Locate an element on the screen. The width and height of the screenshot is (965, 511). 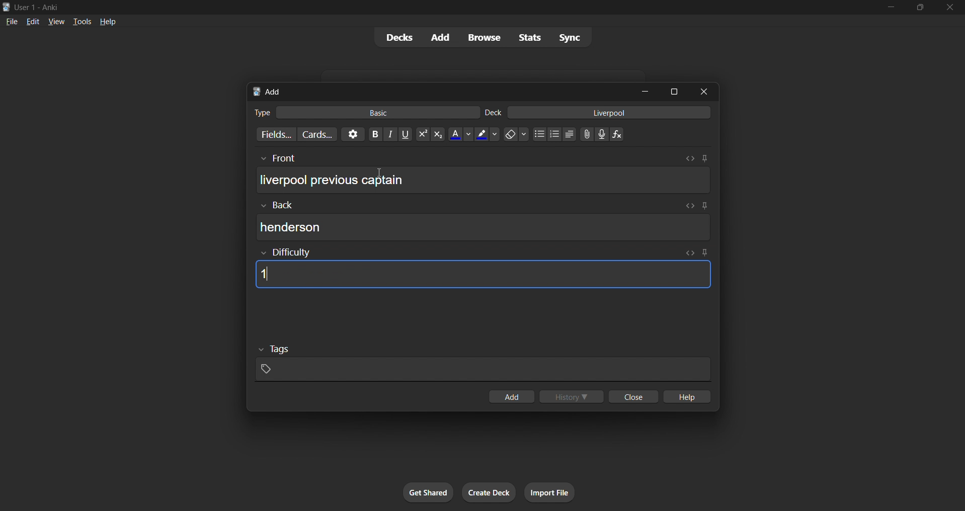
tools is located at coordinates (82, 21).